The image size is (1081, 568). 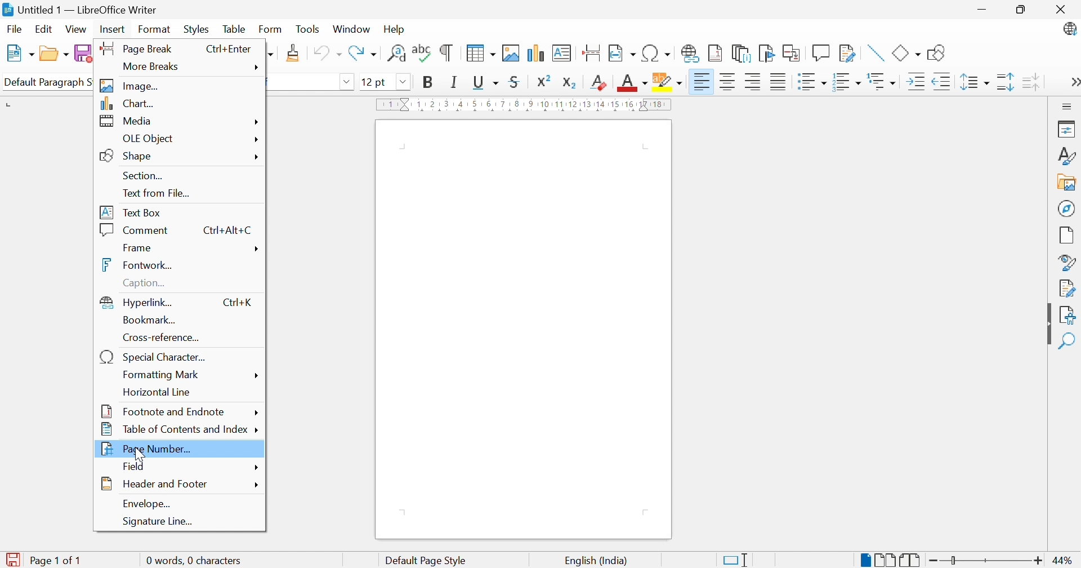 What do you see at coordinates (689, 54) in the screenshot?
I see `Insert hyperlink` at bounding box center [689, 54].